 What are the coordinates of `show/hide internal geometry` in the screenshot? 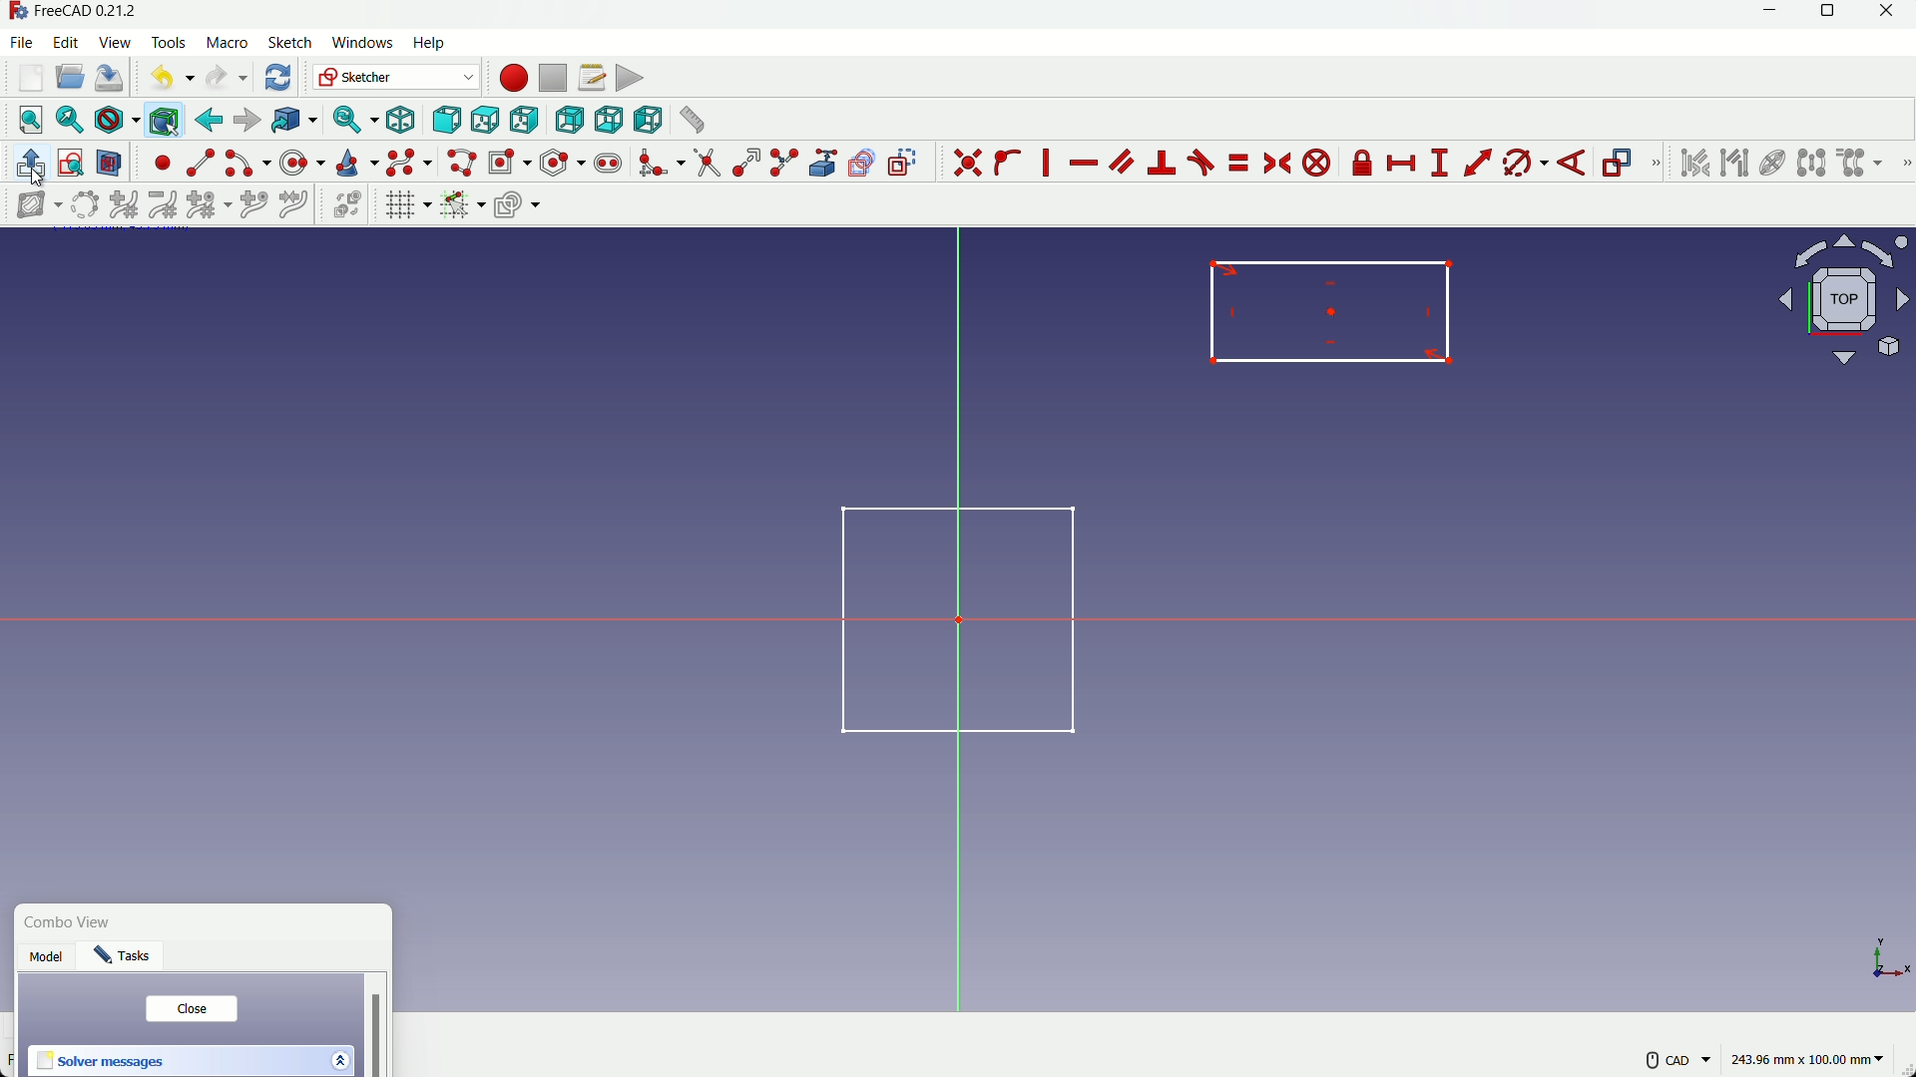 It's located at (1770, 164).